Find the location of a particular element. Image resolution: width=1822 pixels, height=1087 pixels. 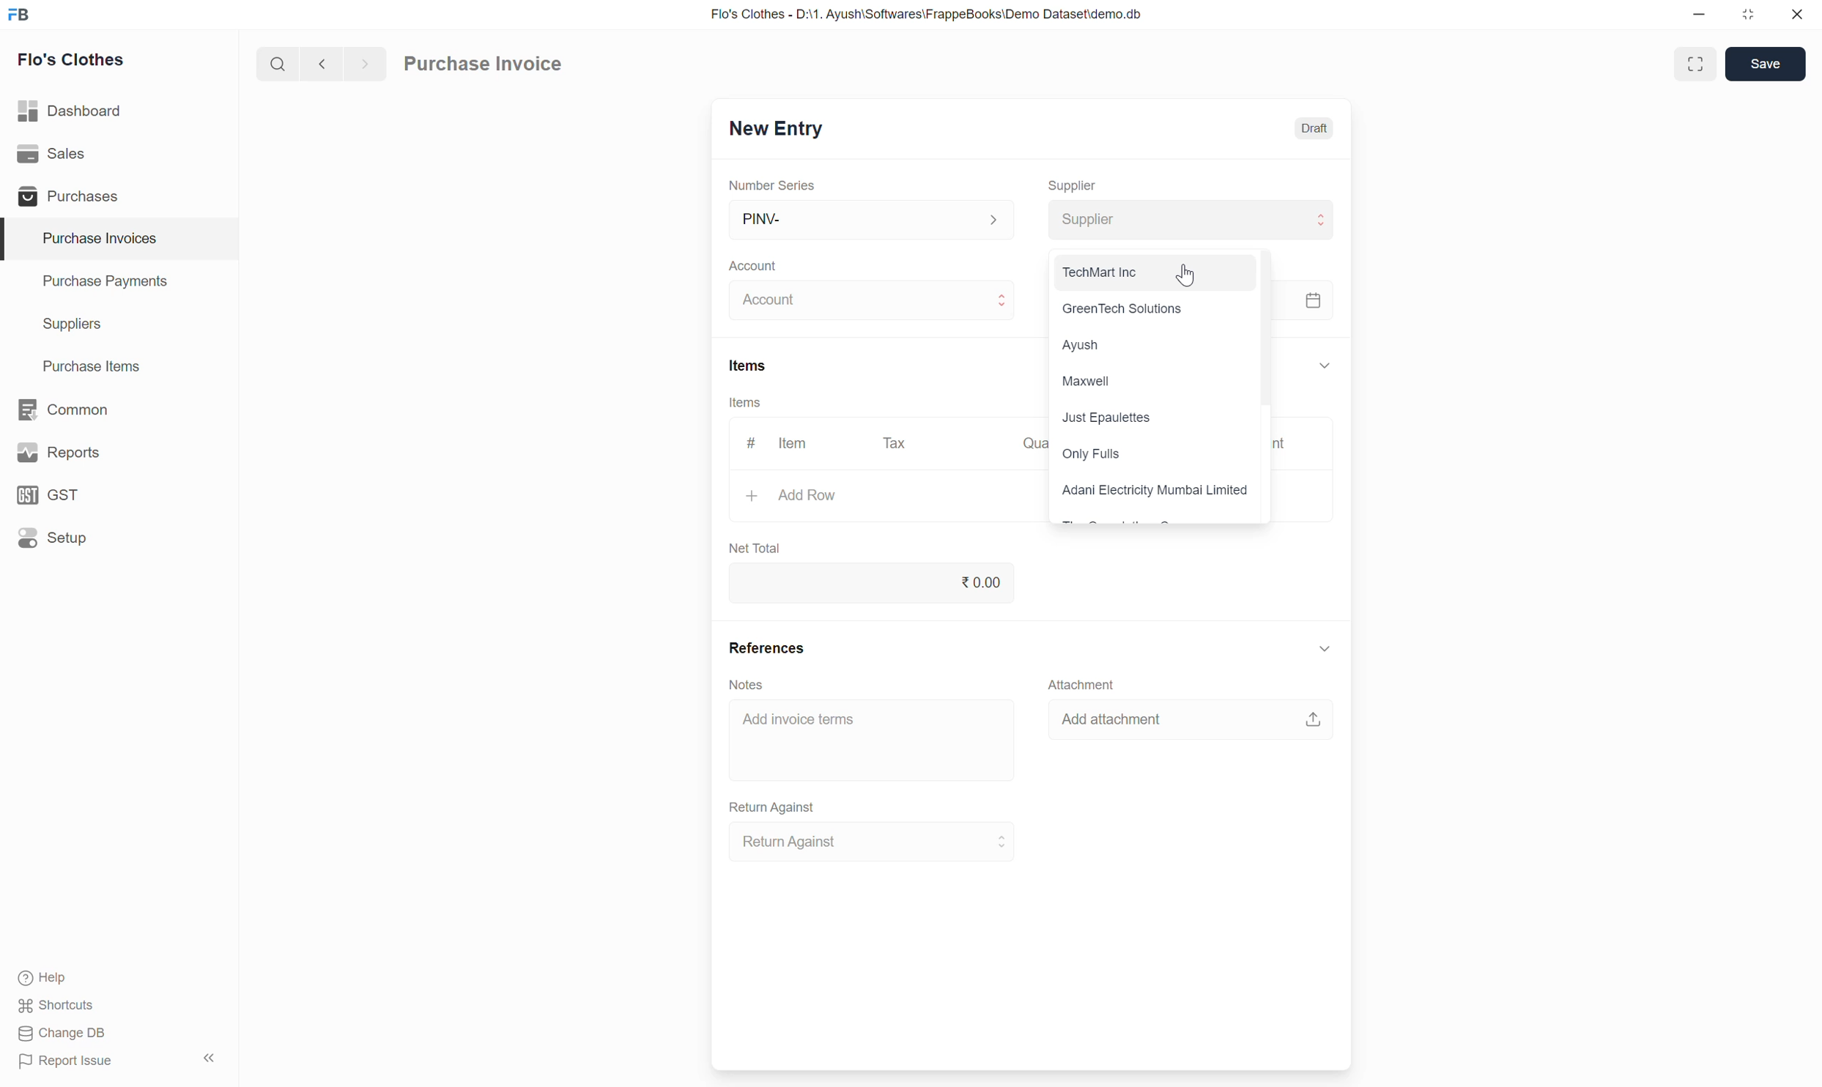

Add Row is located at coordinates (889, 496).